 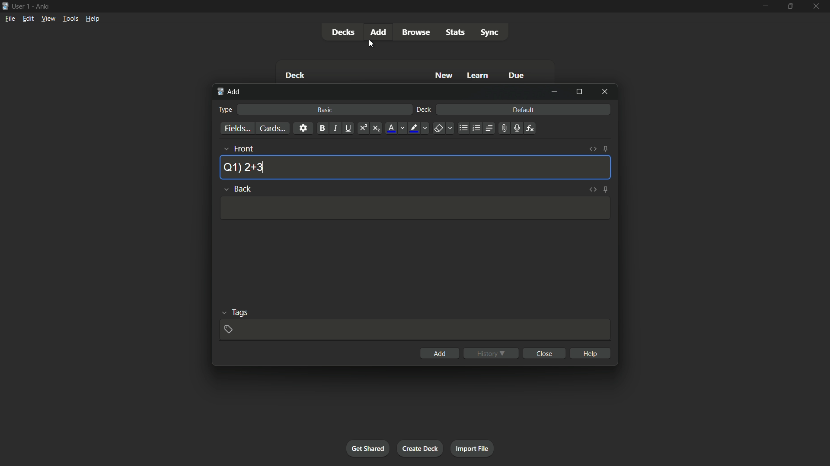 I want to click on help, so click(x=591, y=353).